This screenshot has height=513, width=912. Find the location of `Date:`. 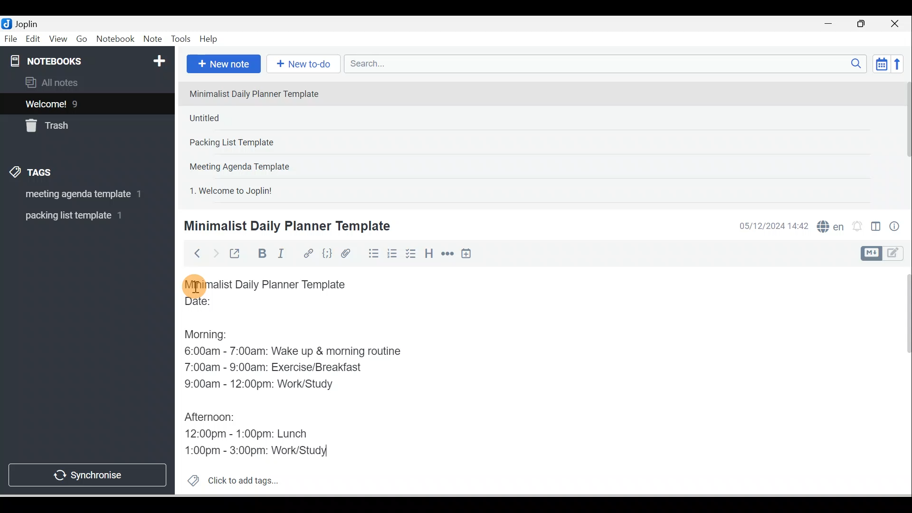

Date: is located at coordinates (225, 305).